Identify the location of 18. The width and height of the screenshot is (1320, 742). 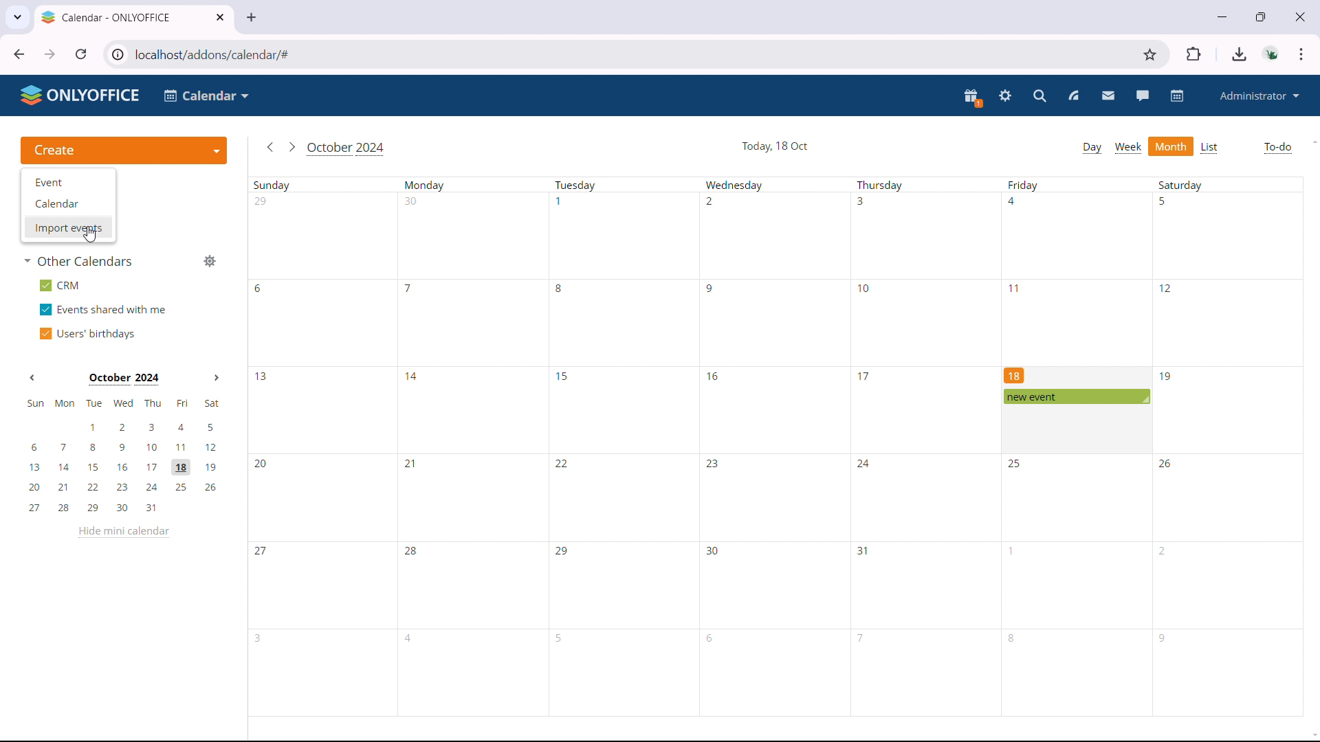
(1015, 374).